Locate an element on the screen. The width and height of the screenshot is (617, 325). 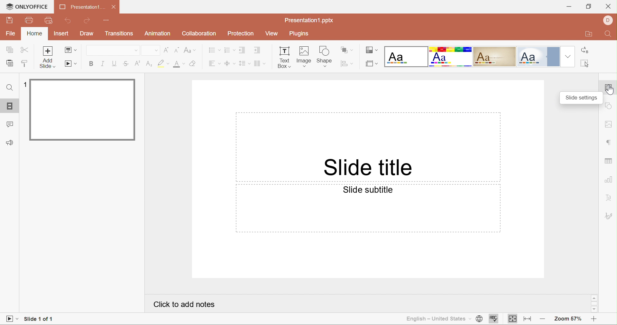
image settings is located at coordinates (610, 125).